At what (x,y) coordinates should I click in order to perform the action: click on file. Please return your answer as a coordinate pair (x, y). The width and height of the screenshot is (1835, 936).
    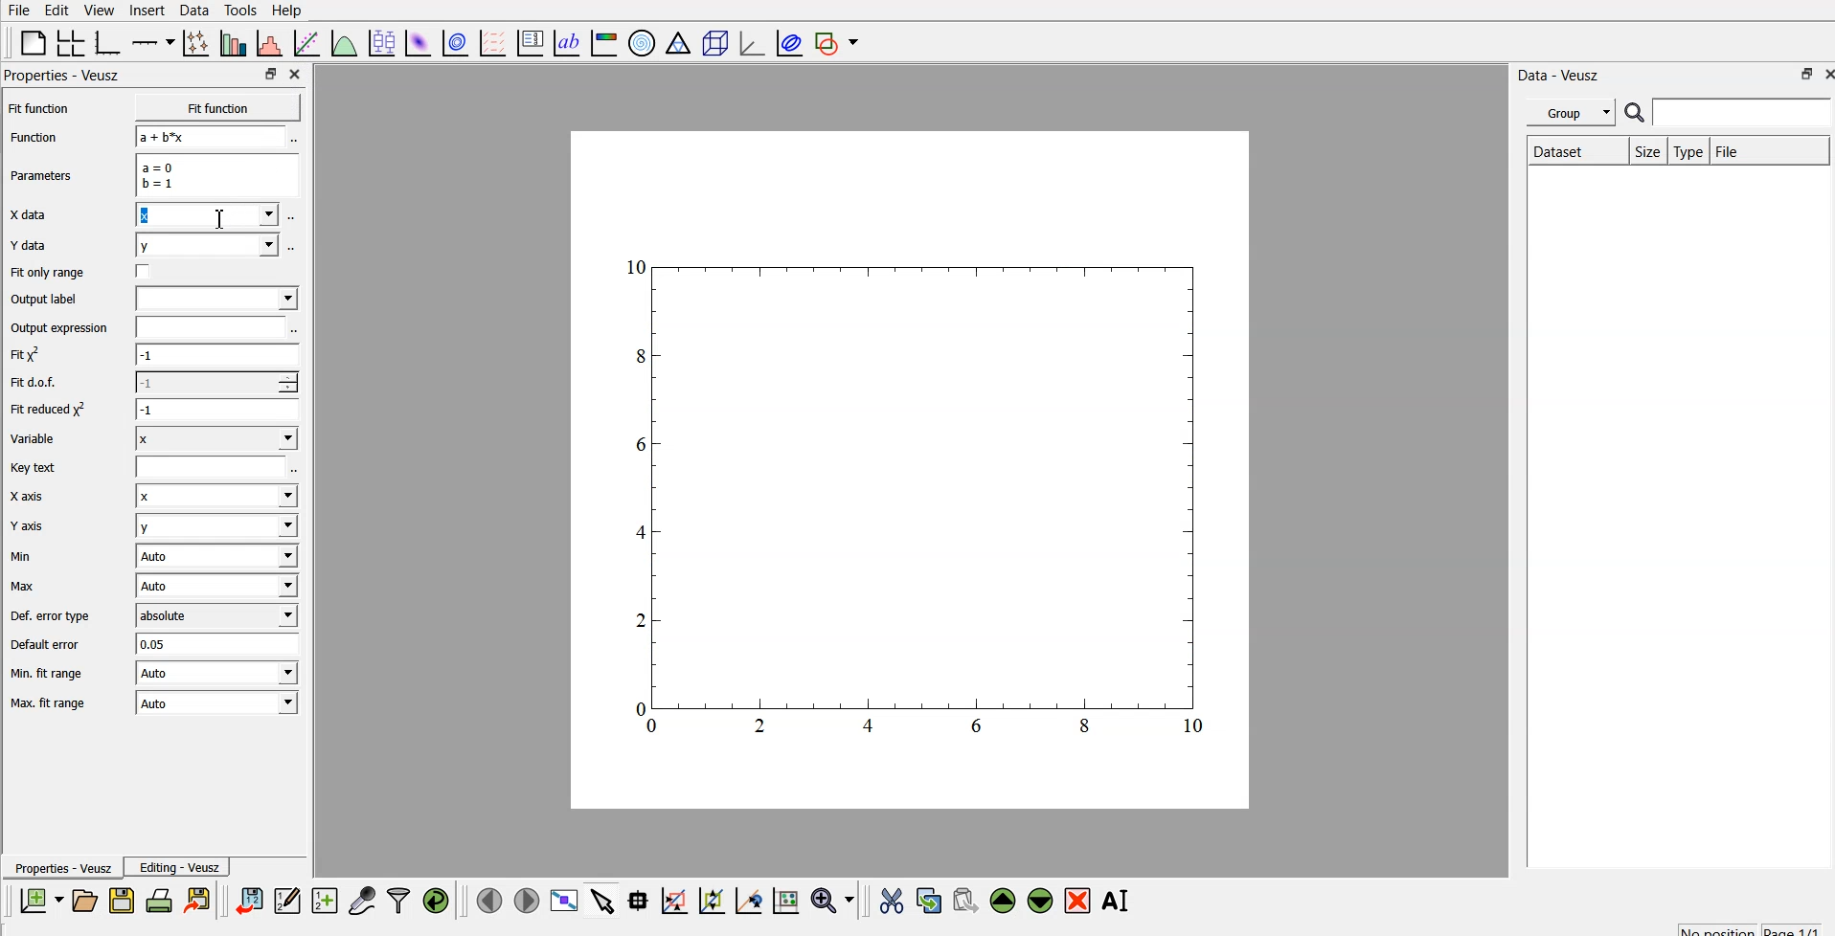
    Looking at the image, I should click on (1766, 150).